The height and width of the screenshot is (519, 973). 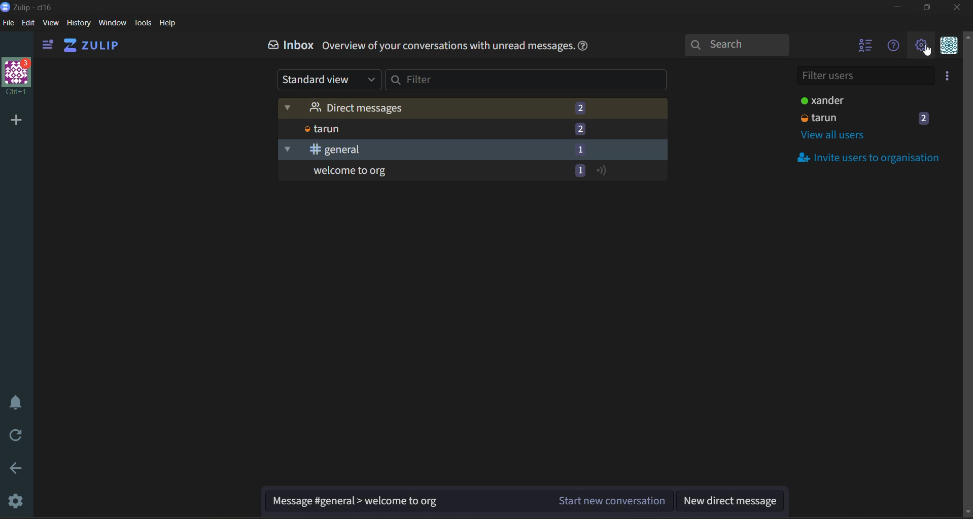 What do you see at coordinates (422, 170) in the screenshot?
I see `welcome to org` at bounding box center [422, 170].